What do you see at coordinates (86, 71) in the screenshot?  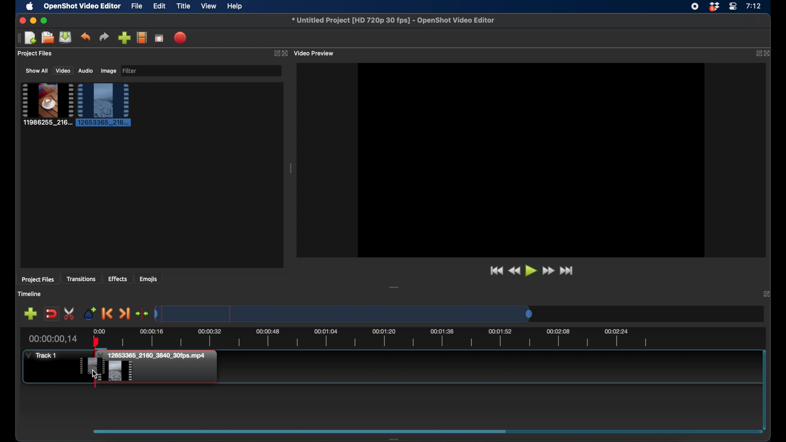 I see `audio` at bounding box center [86, 71].